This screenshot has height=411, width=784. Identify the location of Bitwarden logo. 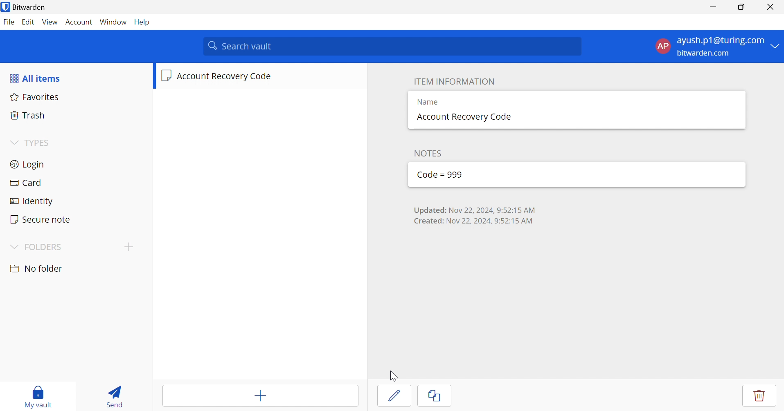
(5, 7).